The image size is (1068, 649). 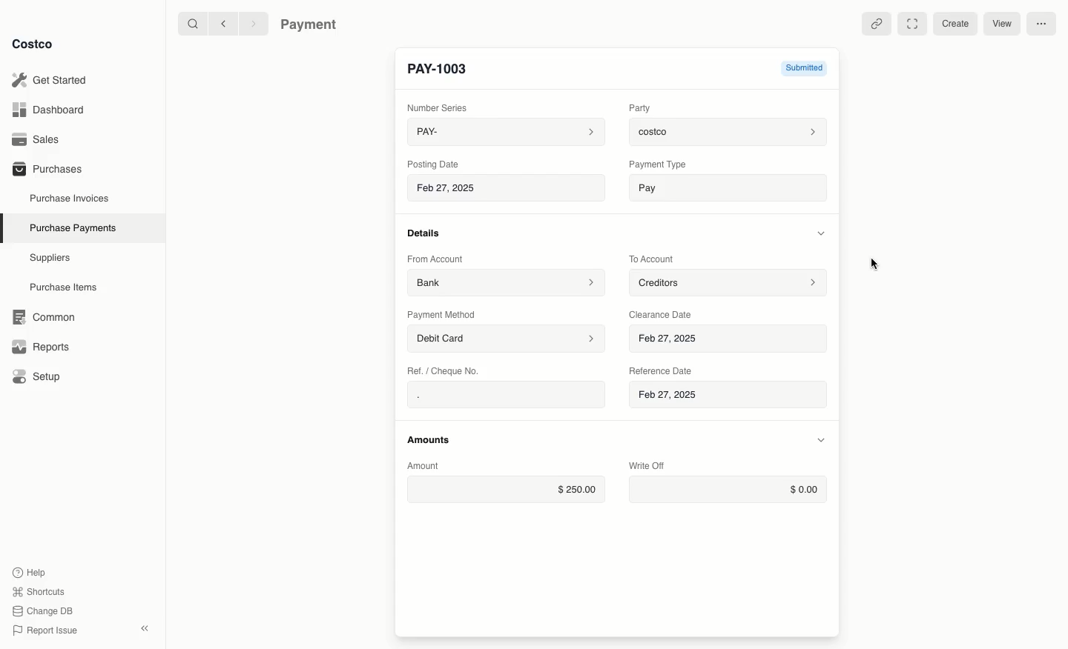 I want to click on Full width toggle, so click(x=913, y=23).